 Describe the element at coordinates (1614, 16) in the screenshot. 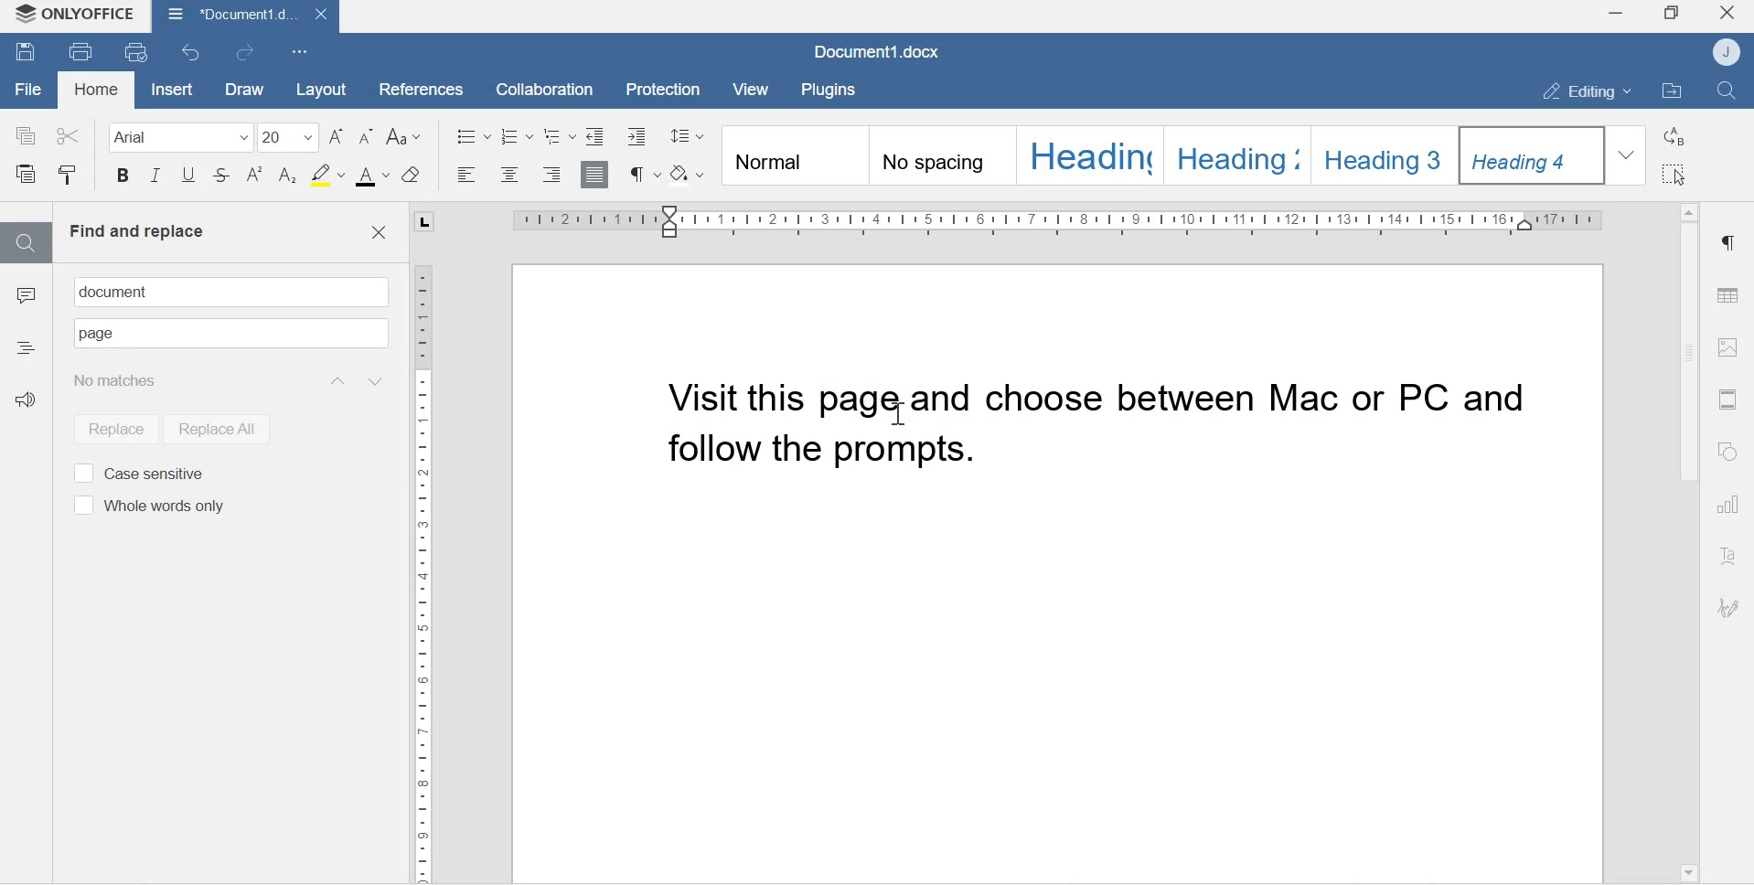

I see `Minimize` at that location.